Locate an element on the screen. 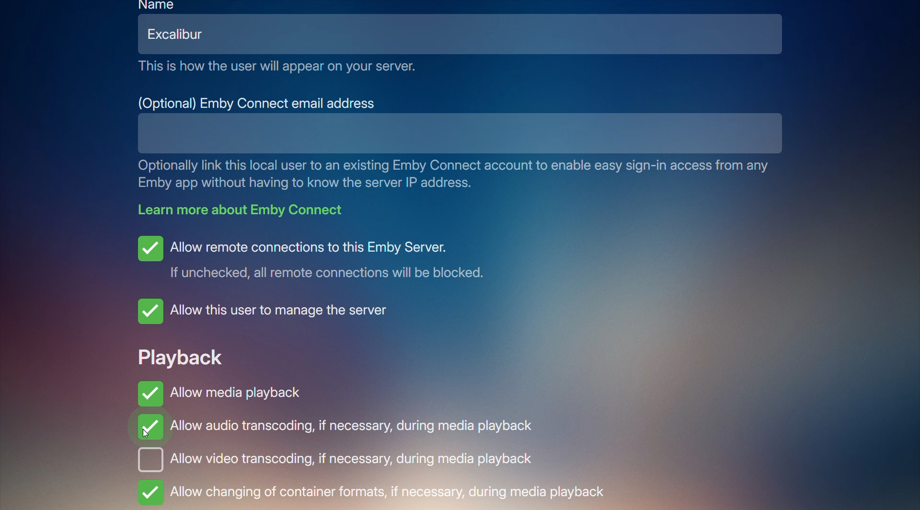 The image size is (920, 510). textbox is located at coordinates (427, 133).